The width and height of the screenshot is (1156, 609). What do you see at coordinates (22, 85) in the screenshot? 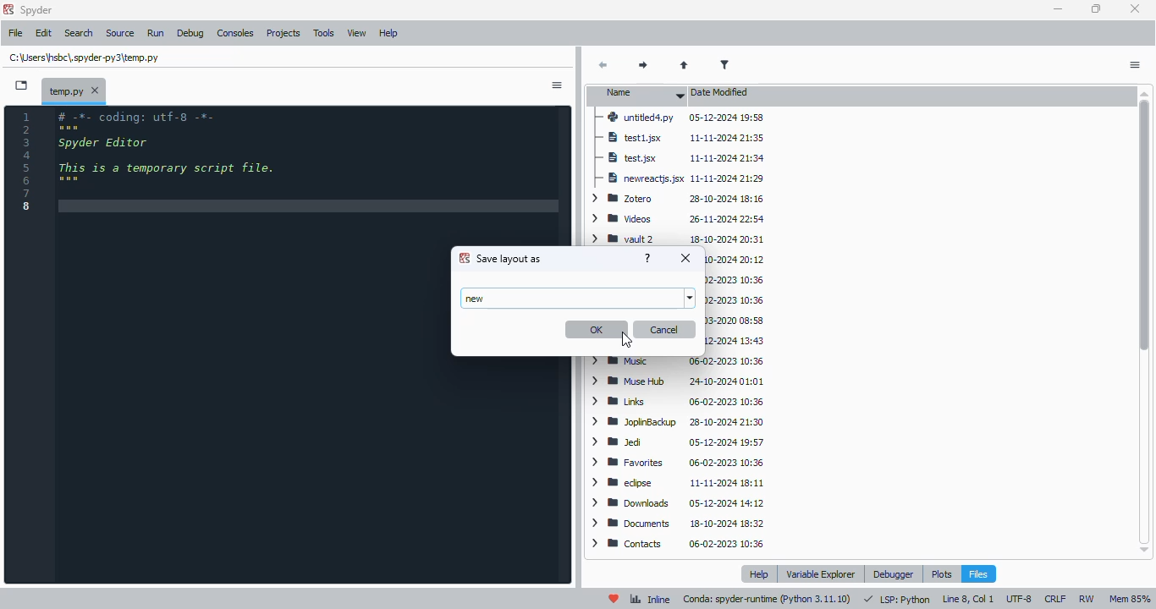
I see `browse tabs` at bounding box center [22, 85].